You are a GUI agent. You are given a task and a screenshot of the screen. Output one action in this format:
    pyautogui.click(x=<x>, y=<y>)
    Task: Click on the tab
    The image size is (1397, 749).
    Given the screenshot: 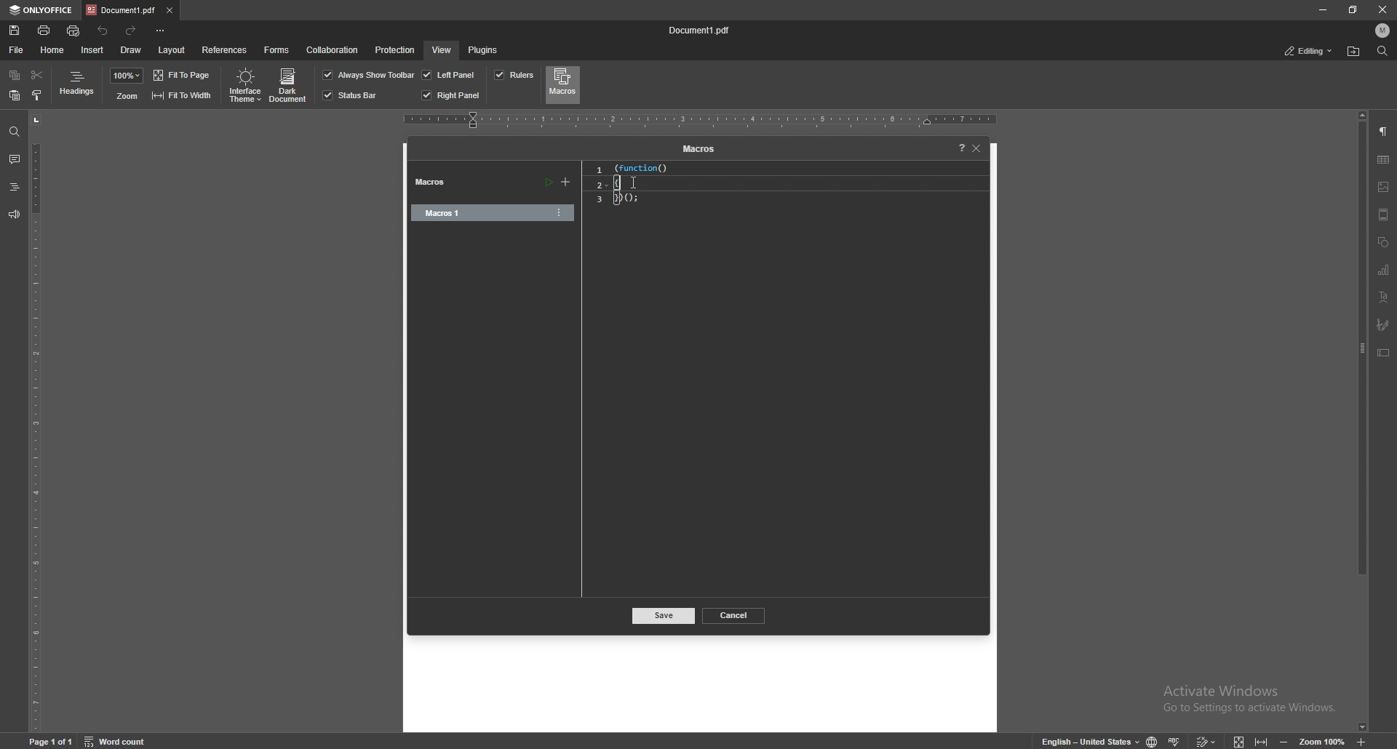 What is the action you would take?
    pyautogui.click(x=120, y=10)
    